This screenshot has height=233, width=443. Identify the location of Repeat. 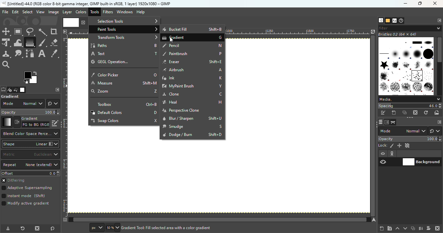
(30, 165).